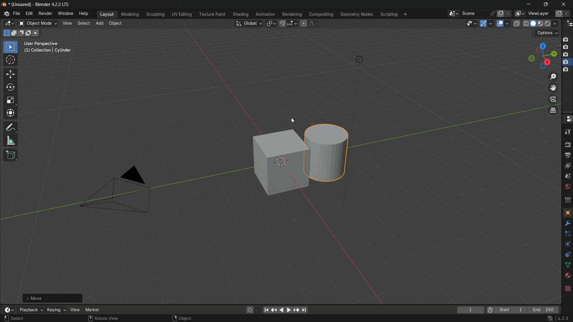  I want to click on playback, so click(31, 310).